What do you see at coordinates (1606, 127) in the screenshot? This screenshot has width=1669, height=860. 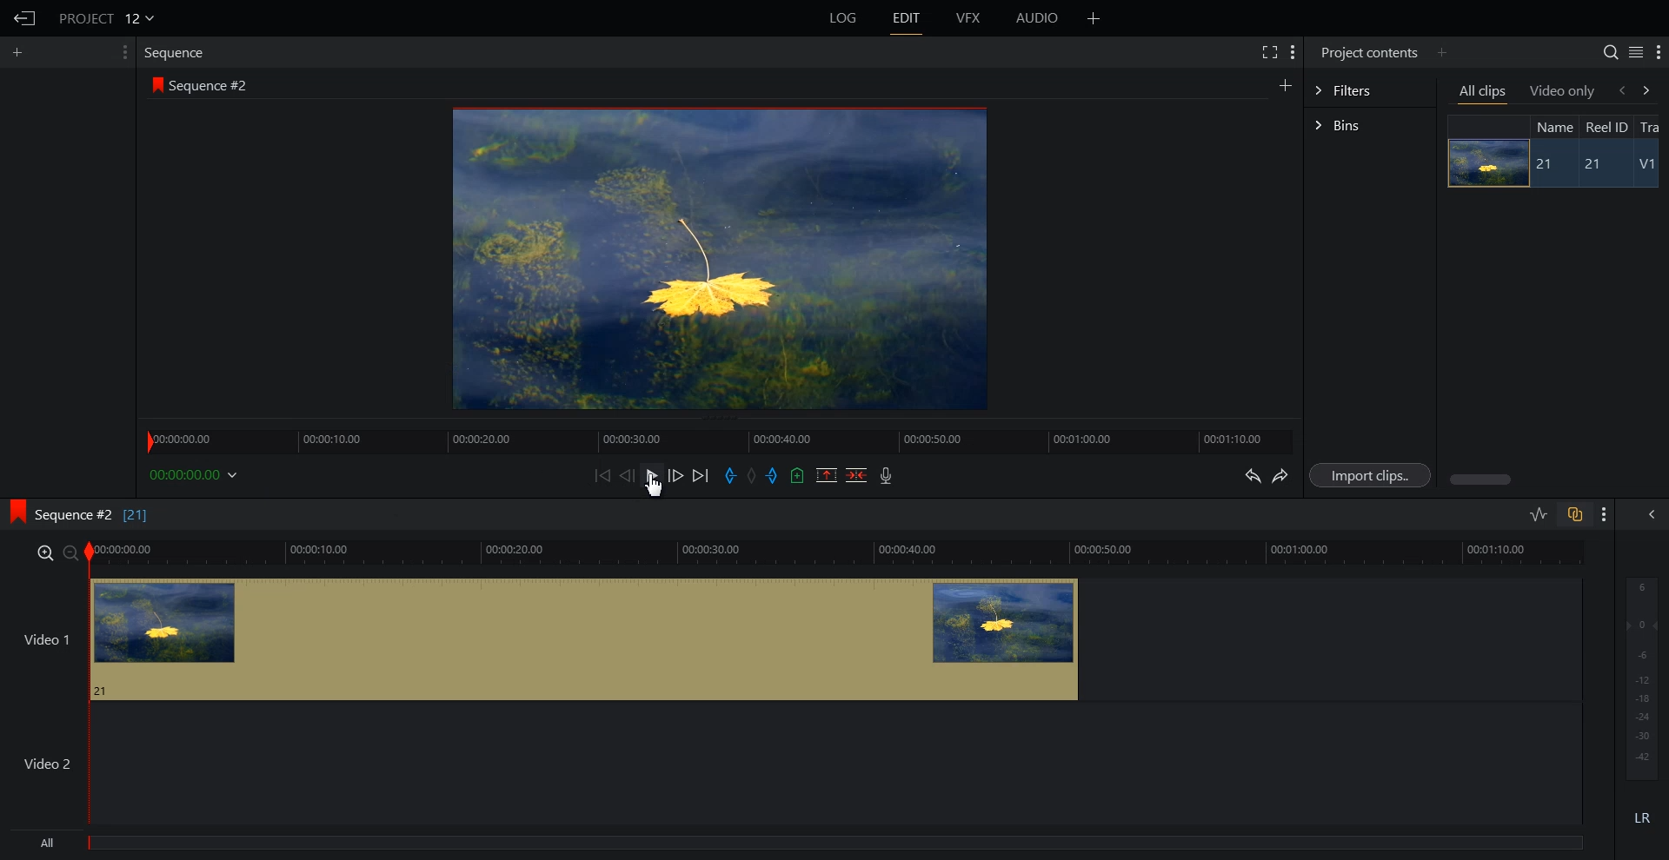 I see `Reel ID` at bounding box center [1606, 127].